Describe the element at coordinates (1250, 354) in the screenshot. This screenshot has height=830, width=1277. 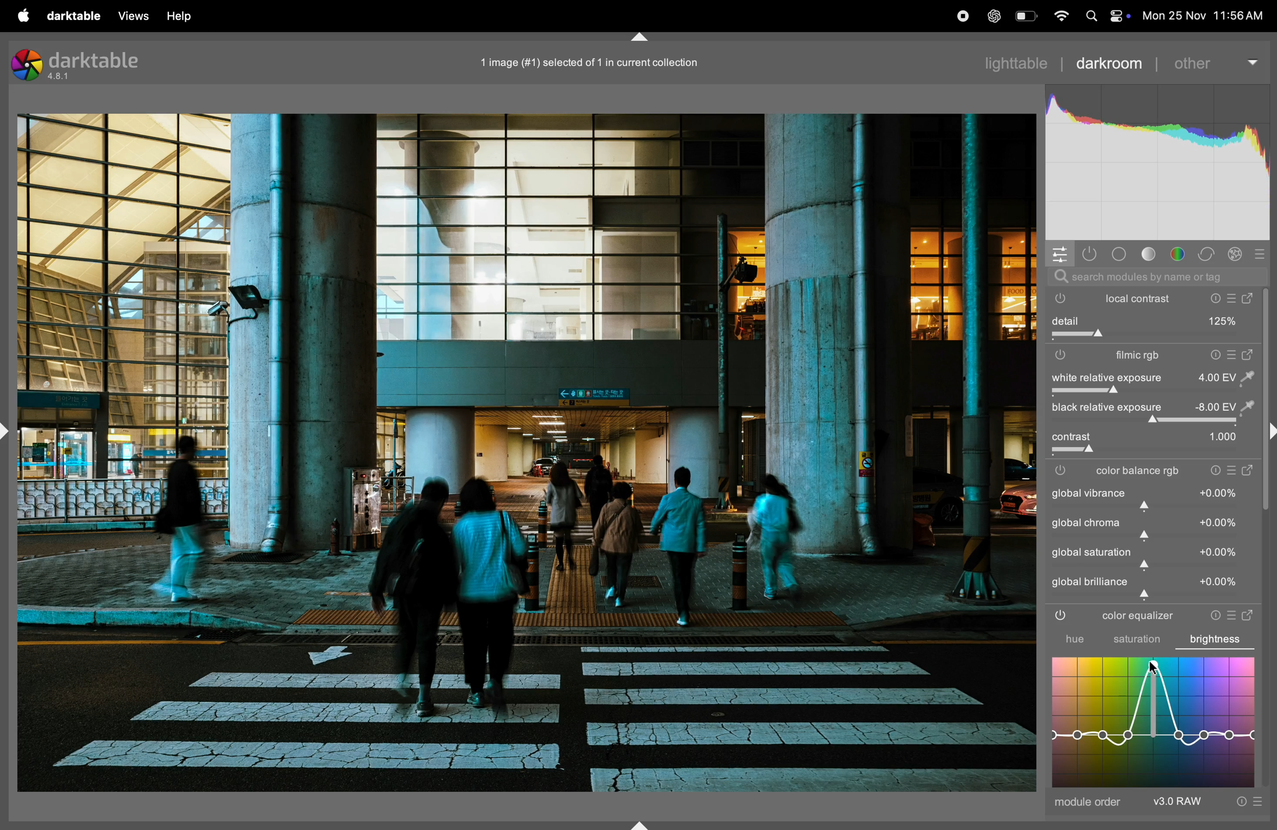
I see `open window` at that location.